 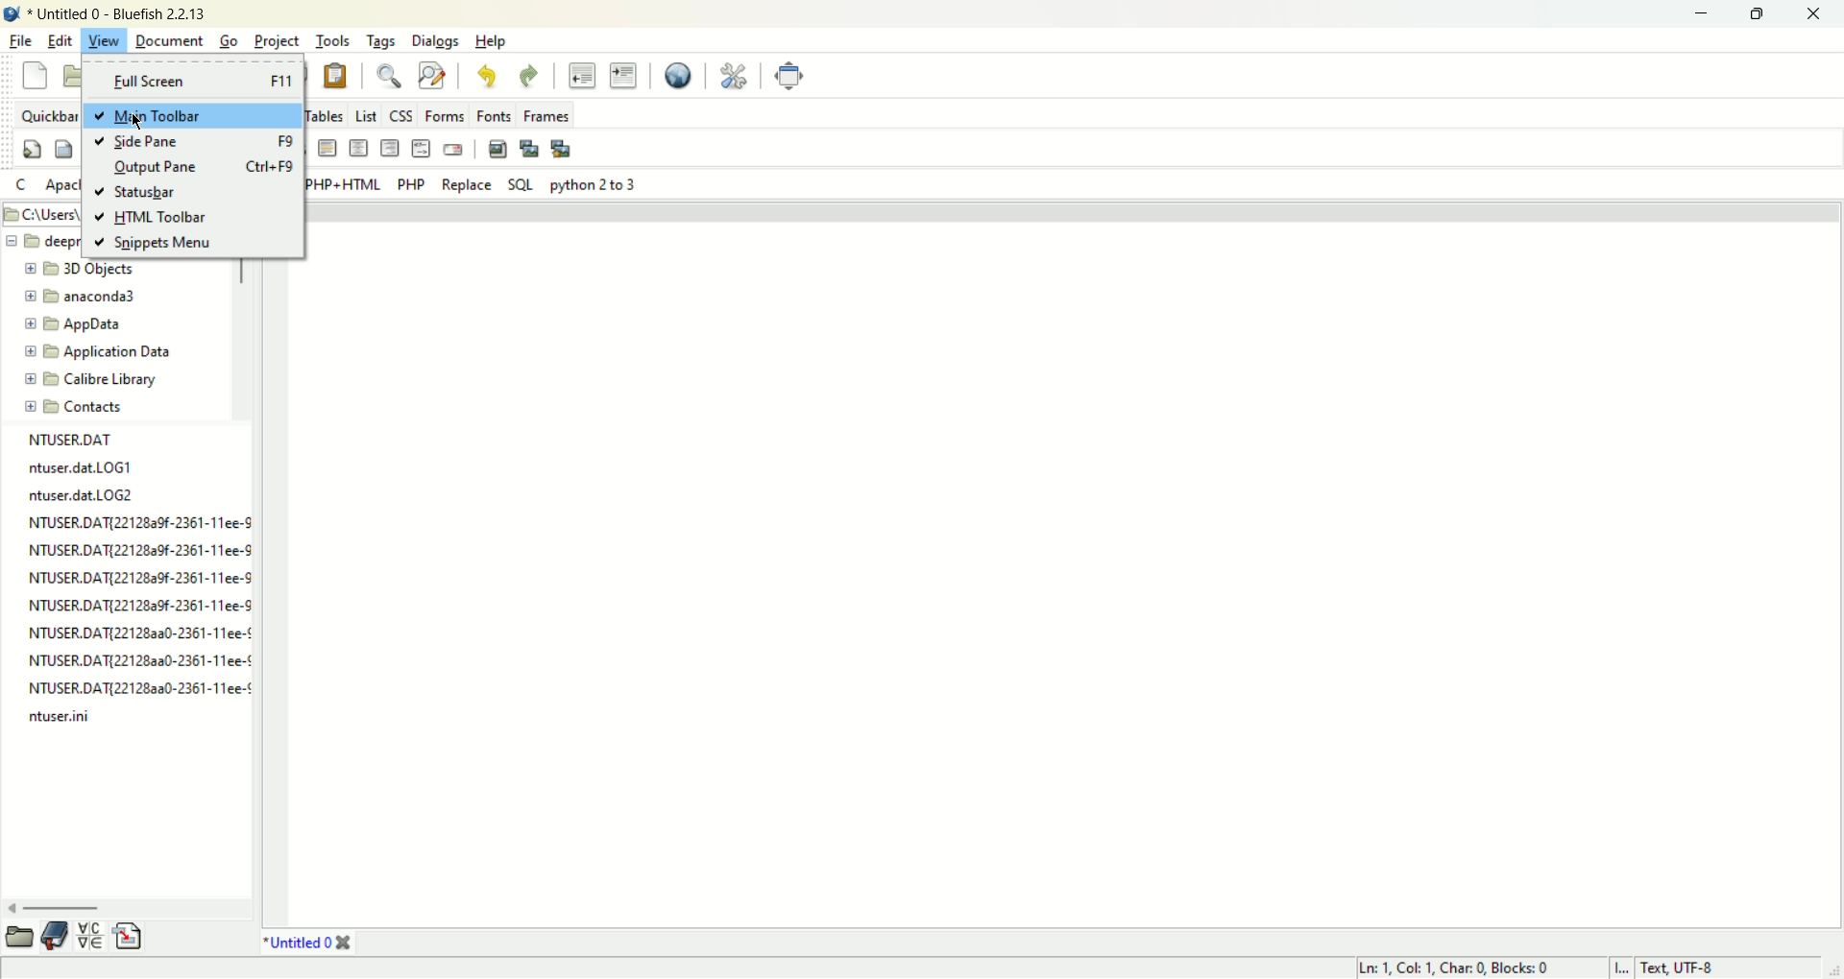 I want to click on edit, so click(x=61, y=39).